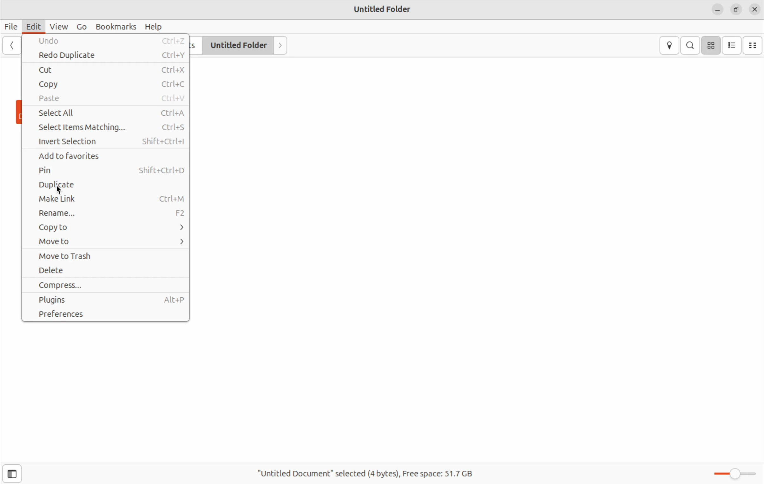 Image resolution: width=764 pixels, height=484 pixels. What do you see at coordinates (107, 55) in the screenshot?
I see `Redo Duplicate` at bounding box center [107, 55].